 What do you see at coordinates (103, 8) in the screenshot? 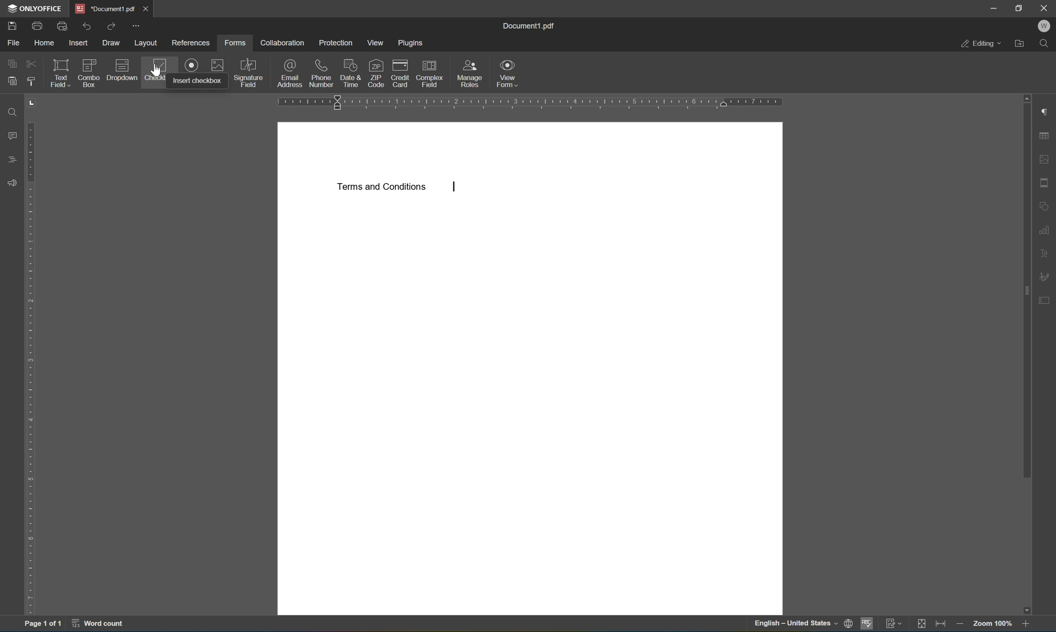
I see `*document1.pdf` at bounding box center [103, 8].